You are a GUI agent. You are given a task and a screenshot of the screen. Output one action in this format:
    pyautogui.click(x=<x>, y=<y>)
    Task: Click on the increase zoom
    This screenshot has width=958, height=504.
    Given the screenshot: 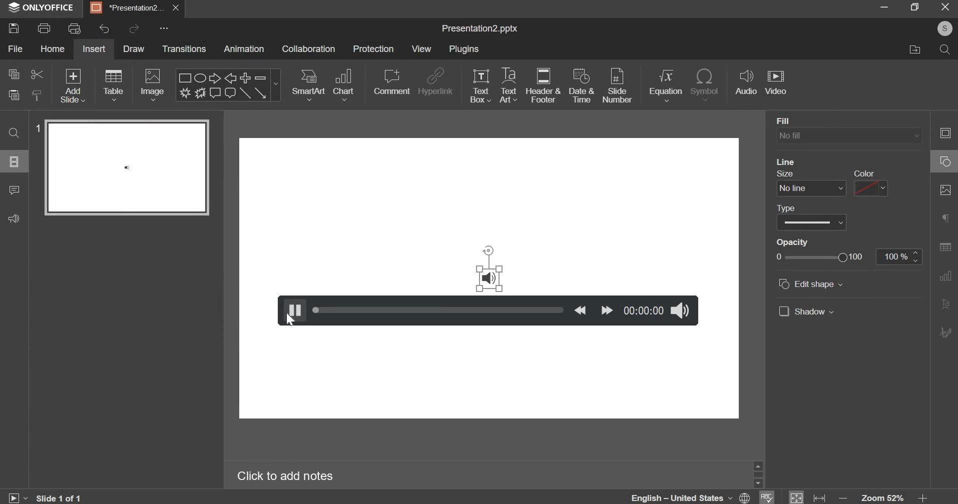 What is the action you would take?
    pyautogui.click(x=923, y=496)
    